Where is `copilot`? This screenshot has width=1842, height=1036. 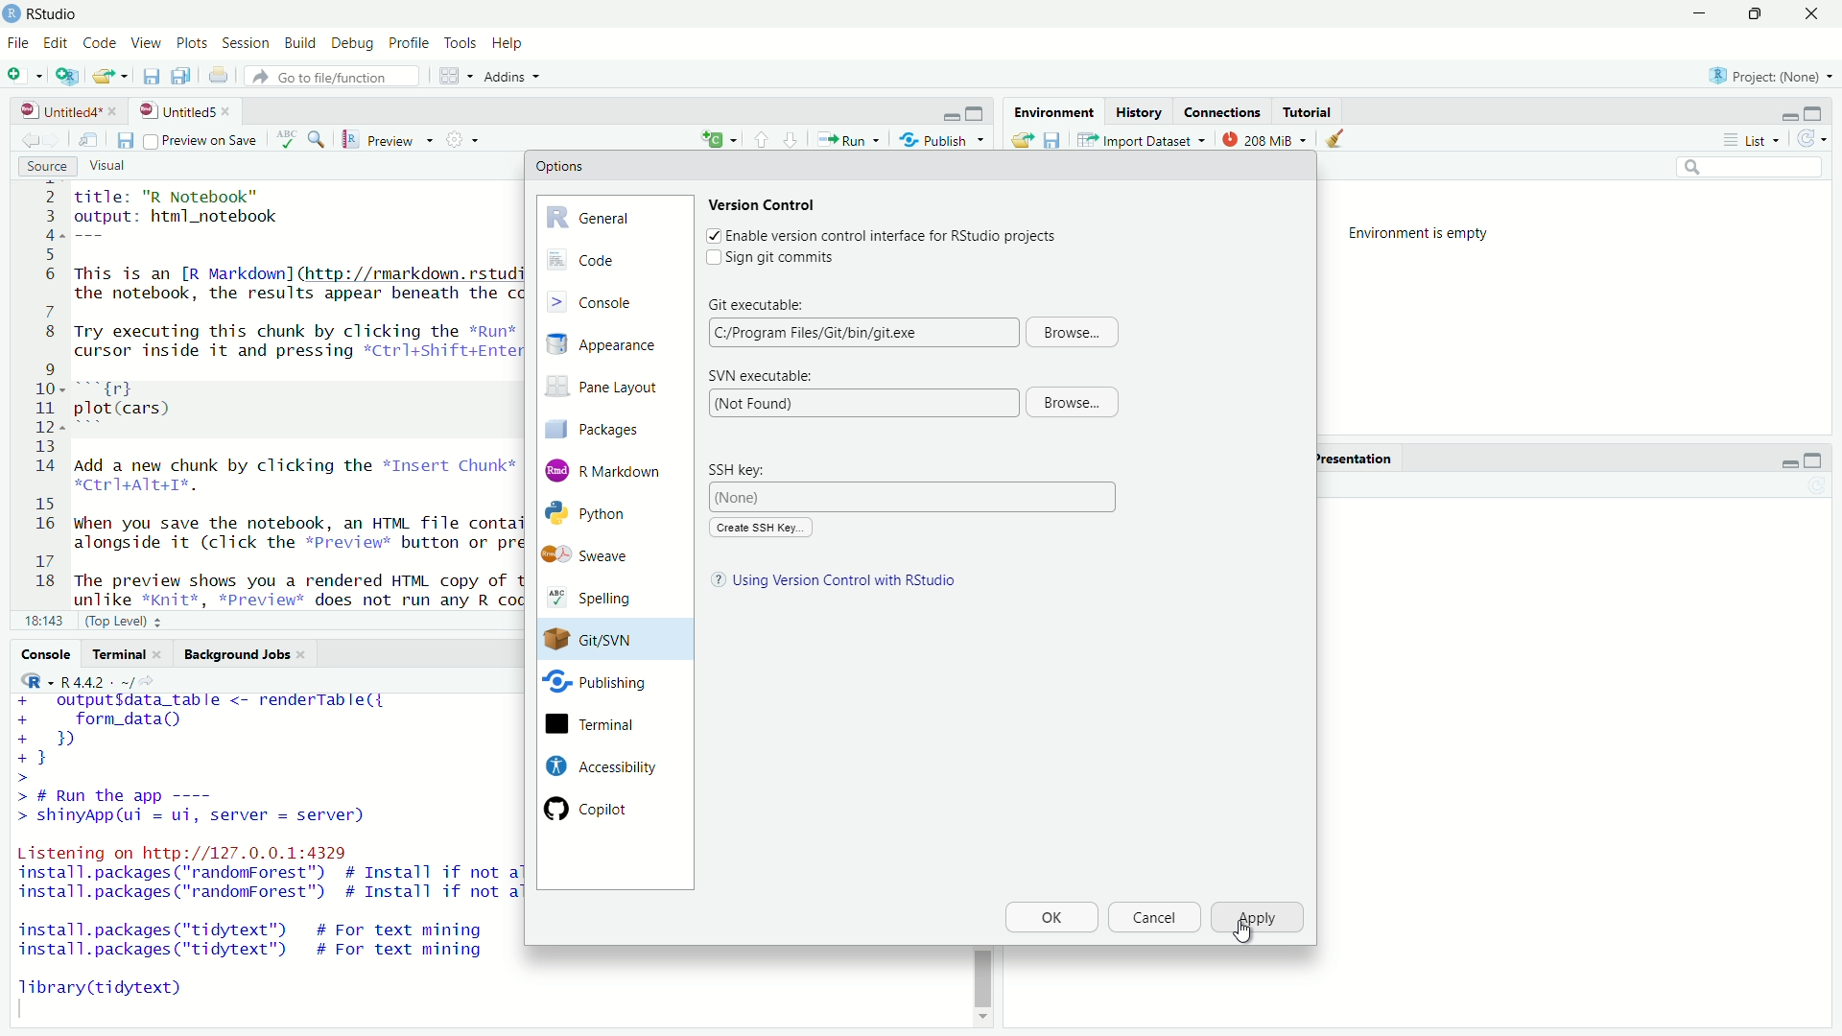
copilot is located at coordinates (602, 808).